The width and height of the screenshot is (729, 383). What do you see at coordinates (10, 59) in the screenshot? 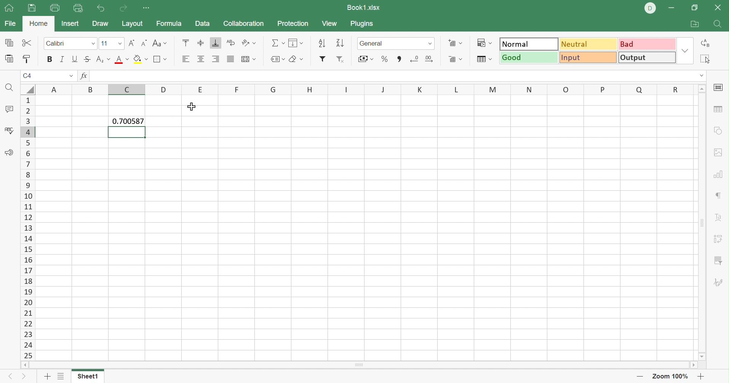
I see `Paste` at bounding box center [10, 59].